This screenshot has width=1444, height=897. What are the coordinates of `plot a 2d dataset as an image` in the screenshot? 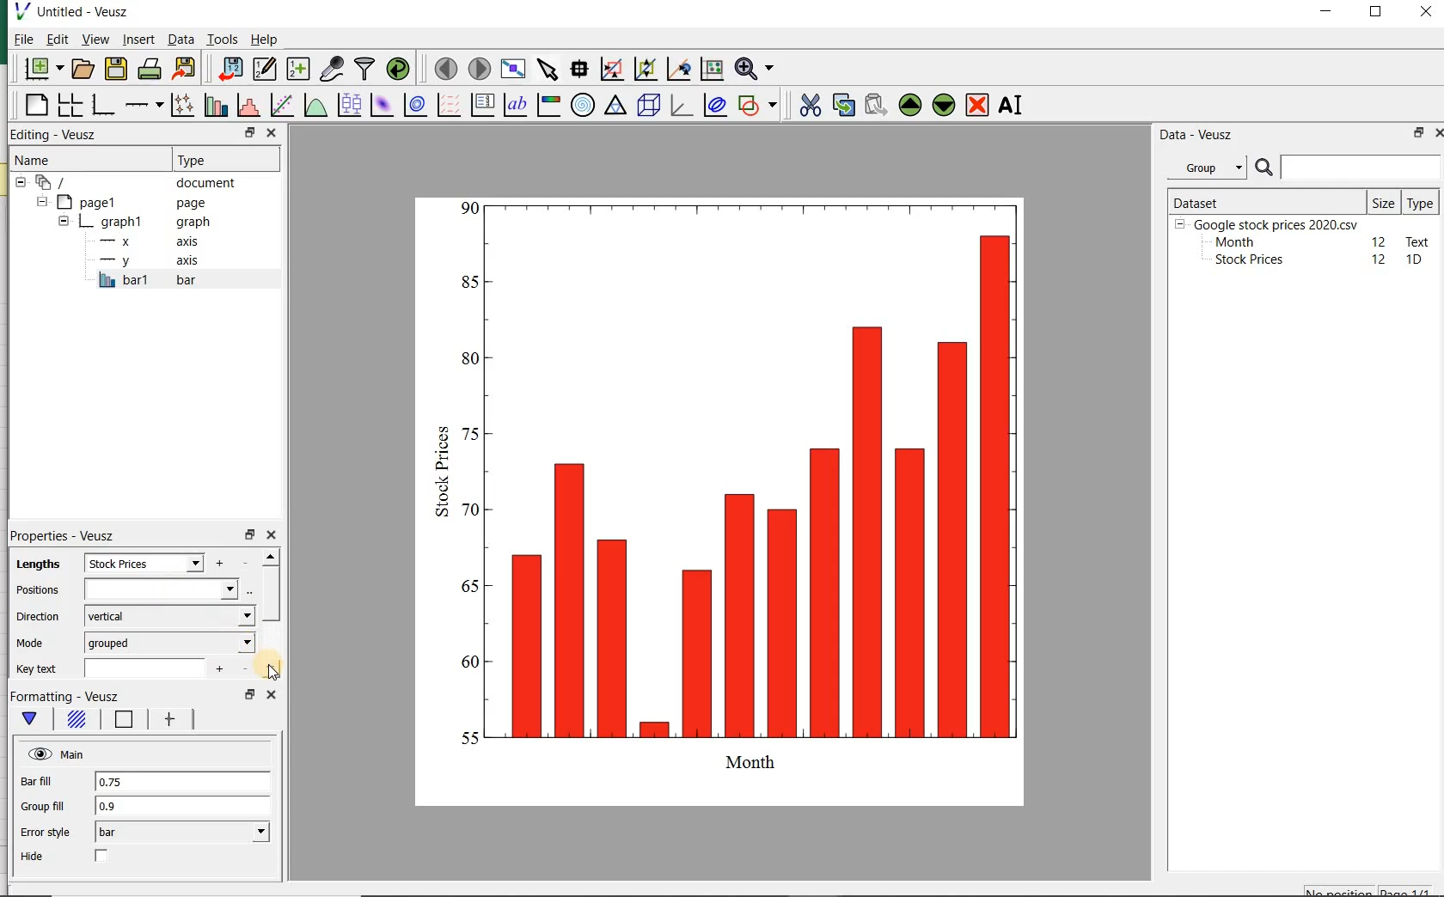 It's located at (380, 105).